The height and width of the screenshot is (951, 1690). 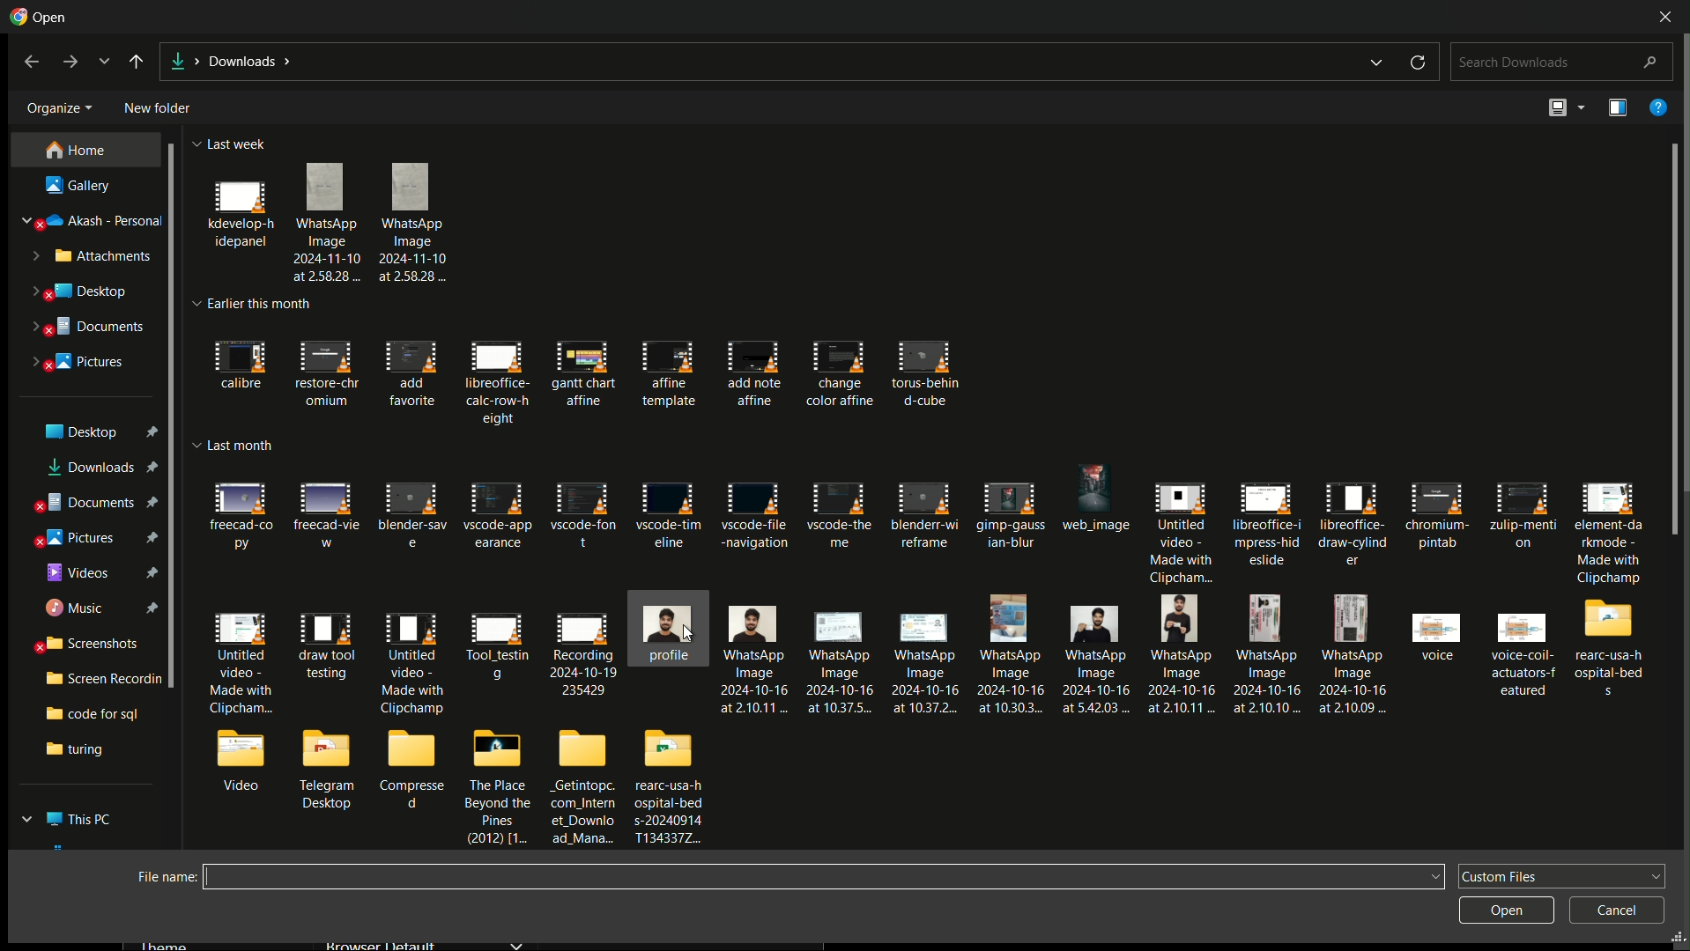 I want to click on home, so click(x=77, y=151).